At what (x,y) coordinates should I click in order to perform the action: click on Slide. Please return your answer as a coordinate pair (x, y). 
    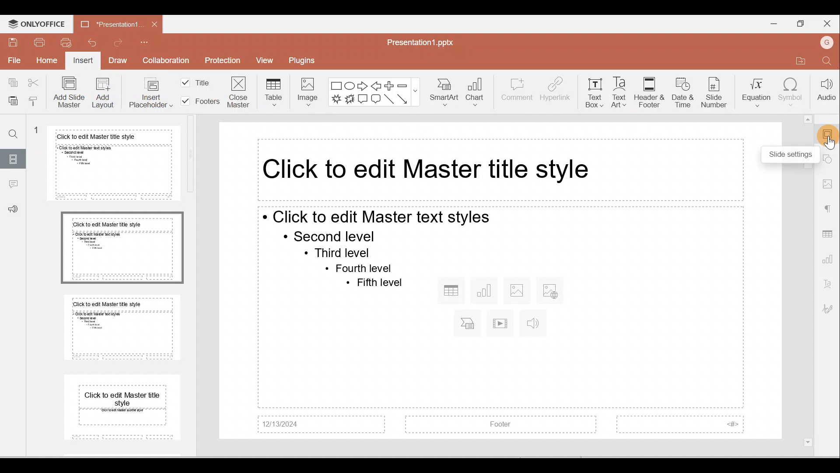
    Looking at the image, I should click on (14, 158).